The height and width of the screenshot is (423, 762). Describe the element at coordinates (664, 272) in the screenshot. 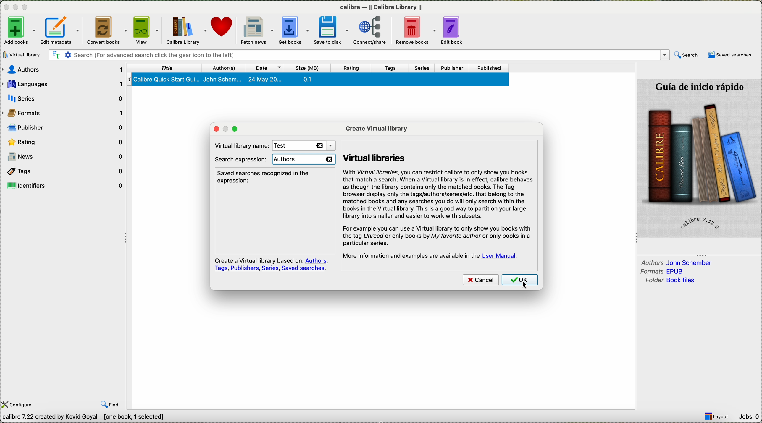

I see `formats` at that location.